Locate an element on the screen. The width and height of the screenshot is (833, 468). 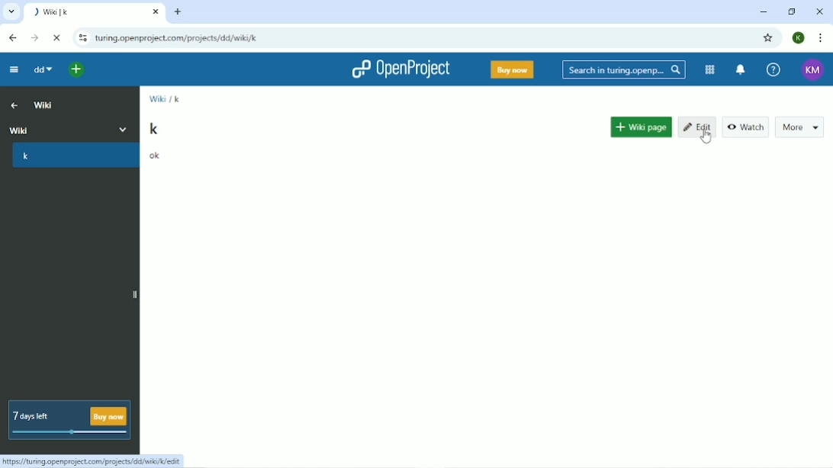
Wiki is located at coordinates (56, 129).